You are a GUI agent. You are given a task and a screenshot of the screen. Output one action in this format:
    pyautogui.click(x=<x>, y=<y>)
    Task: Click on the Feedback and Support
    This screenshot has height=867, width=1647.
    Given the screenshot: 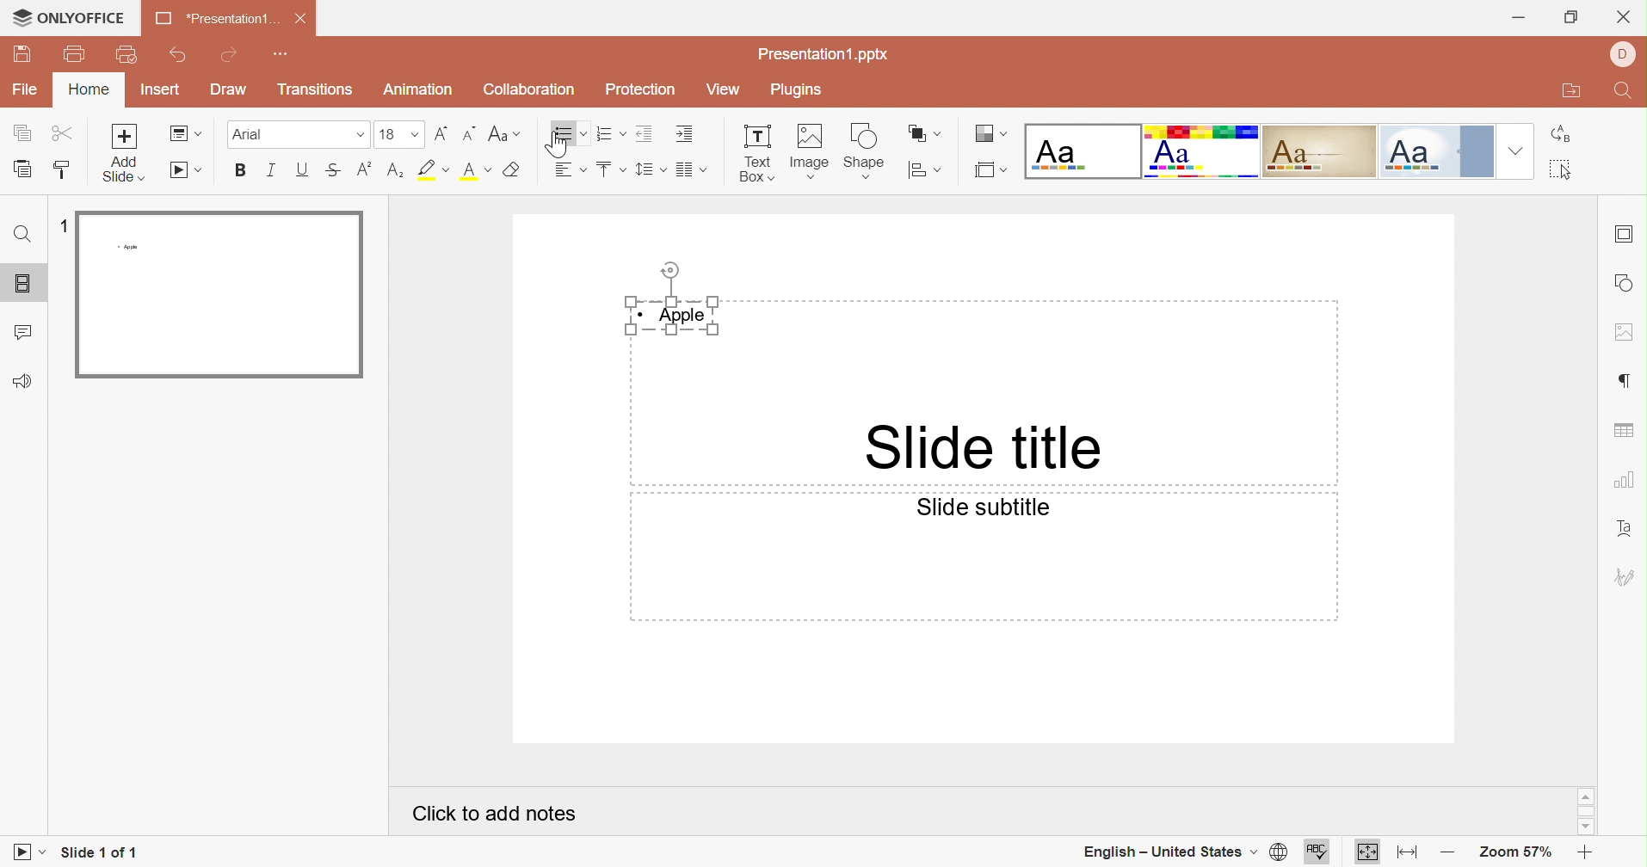 What is the action you would take?
    pyautogui.click(x=22, y=380)
    